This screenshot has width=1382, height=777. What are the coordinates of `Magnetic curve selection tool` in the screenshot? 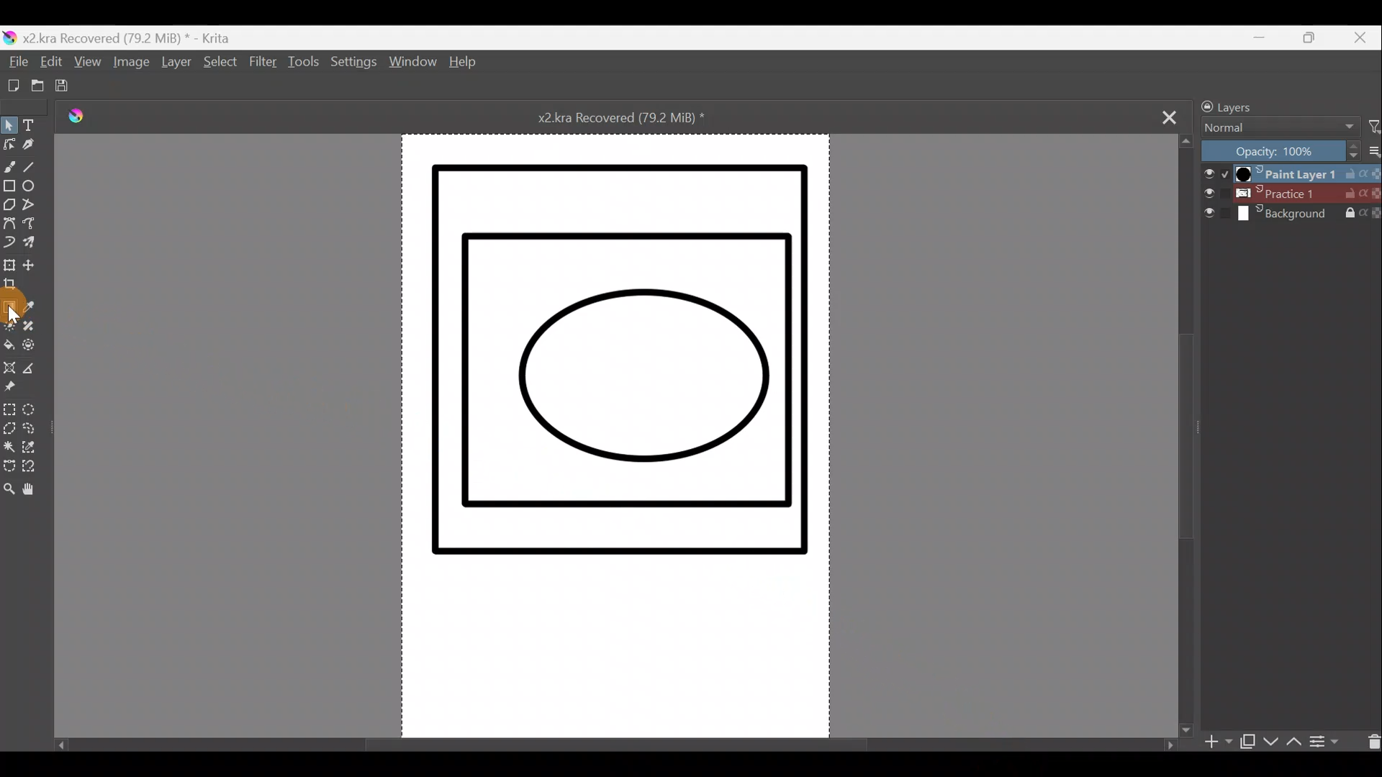 It's located at (31, 473).